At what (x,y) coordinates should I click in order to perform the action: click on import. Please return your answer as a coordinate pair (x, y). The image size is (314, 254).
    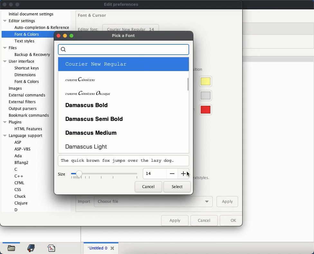
    Looking at the image, I should click on (84, 202).